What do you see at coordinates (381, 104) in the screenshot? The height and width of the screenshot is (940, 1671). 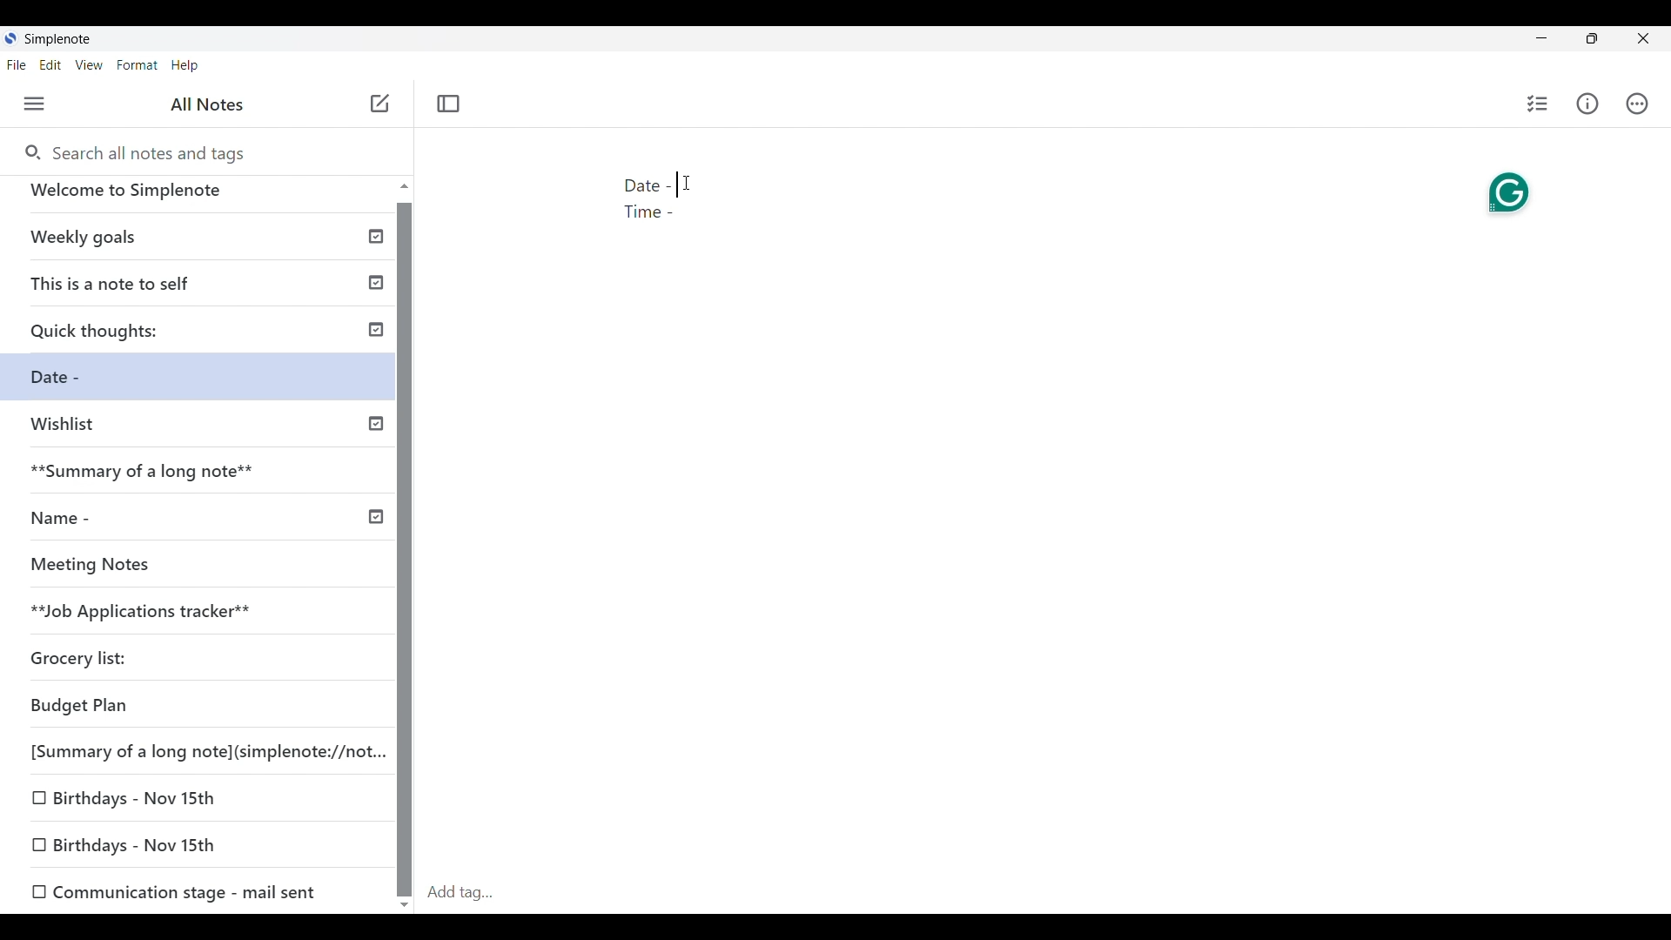 I see `Add note` at bounding box center [381, 104].